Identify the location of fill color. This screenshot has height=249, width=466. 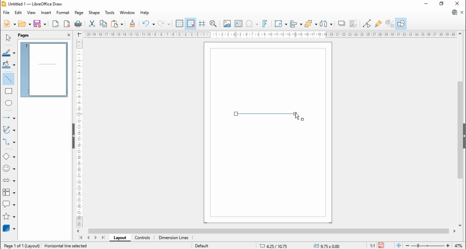
(9, 64).